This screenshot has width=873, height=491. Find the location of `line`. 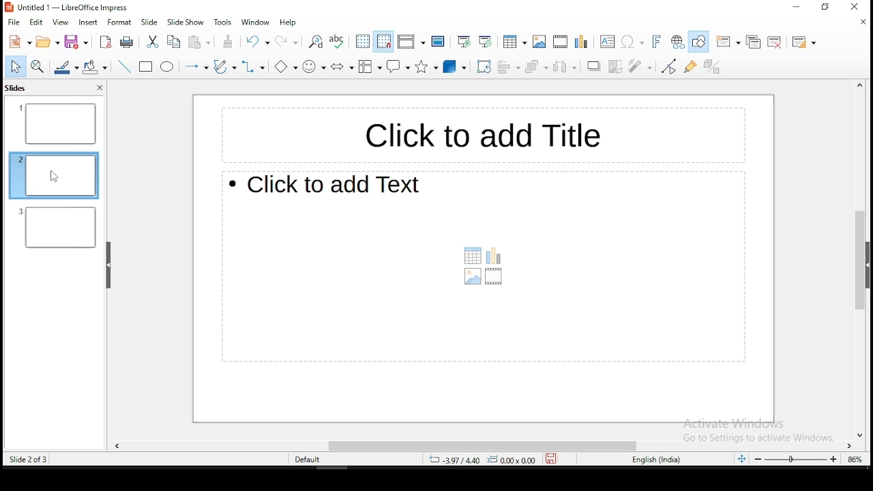

line is located at coordinates (125, 67).